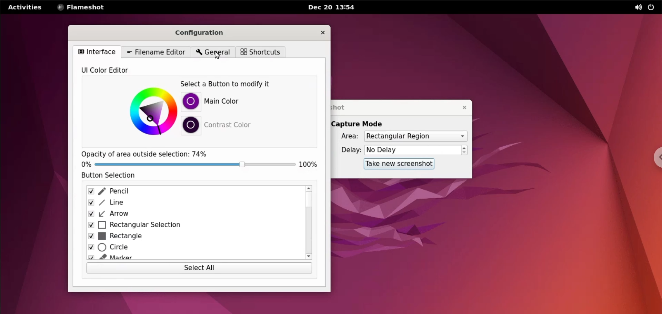 This screenshot has height=314, width=662. Describe the element at coordinates (463, 108) in the screenshot. I see `close` at that location.